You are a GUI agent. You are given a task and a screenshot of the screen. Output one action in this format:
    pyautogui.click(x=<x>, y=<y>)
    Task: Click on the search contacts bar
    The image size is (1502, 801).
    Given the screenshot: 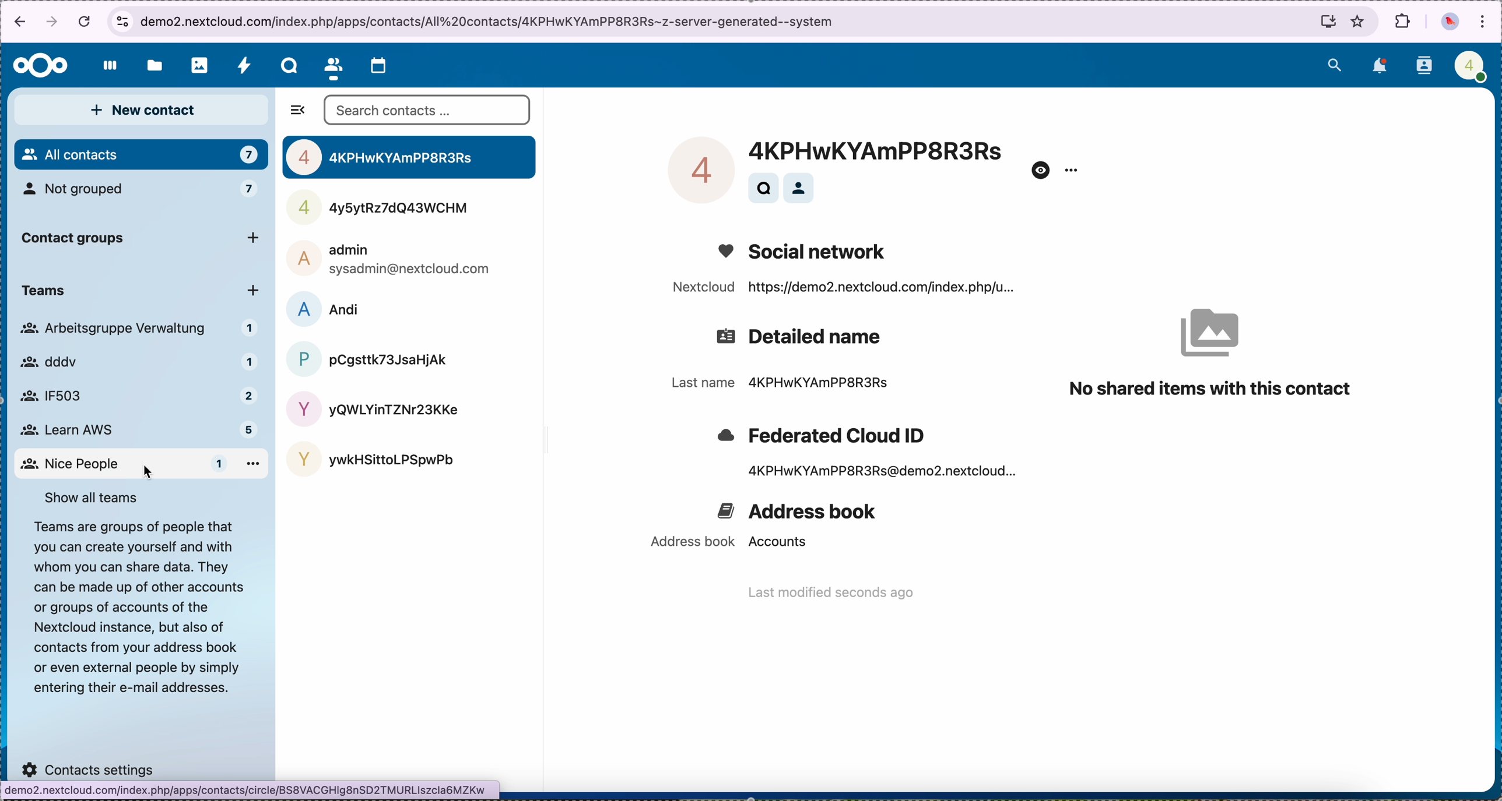 What is the action you would take?
    pyautogui.click(x=430, y=110)
    